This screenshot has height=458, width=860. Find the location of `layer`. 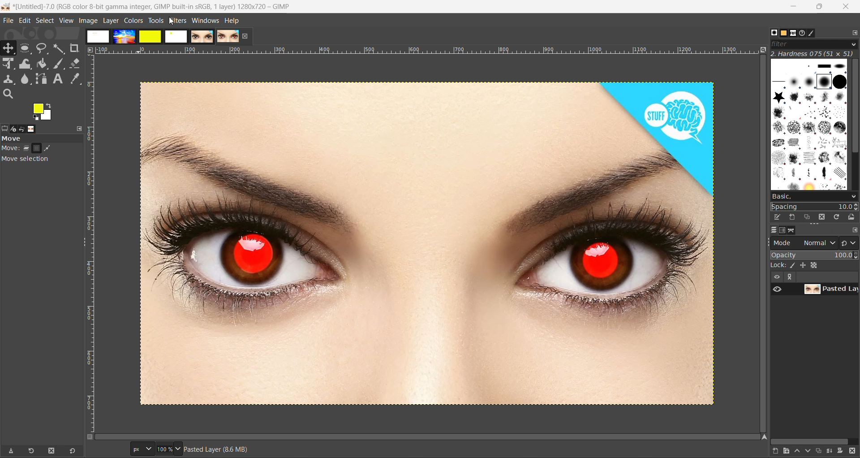

layer is located at coordinates (831, 289).